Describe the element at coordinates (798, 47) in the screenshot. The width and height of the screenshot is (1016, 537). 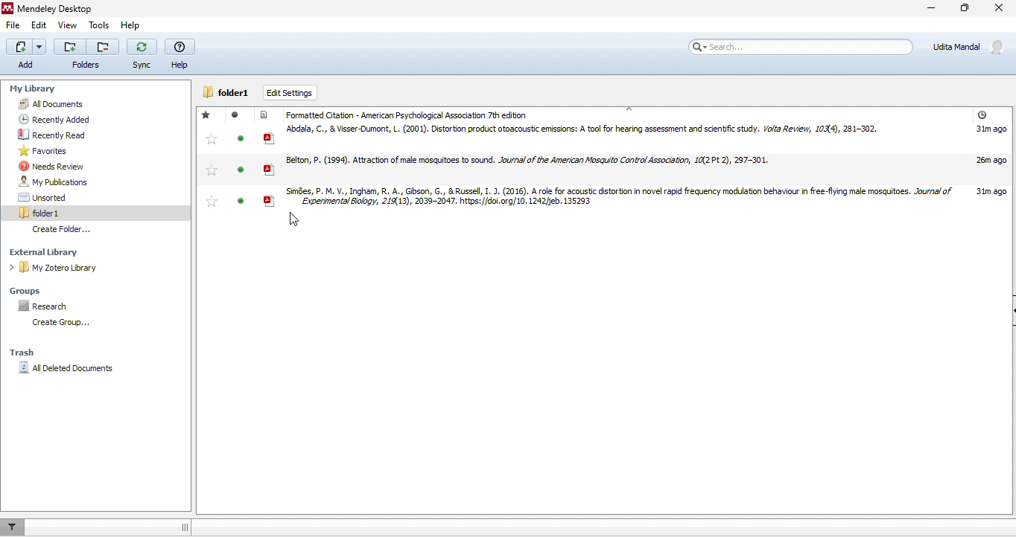
I see `search` at that location.